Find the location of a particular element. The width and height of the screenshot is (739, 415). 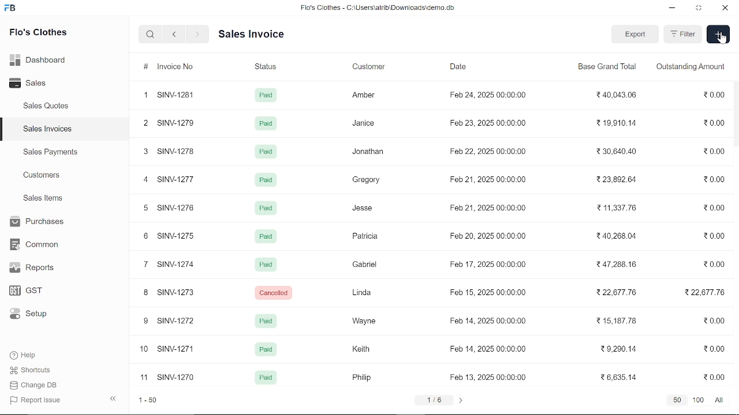

Flo's Clothes - G:AUserslatribiDownloadsidemo.do is located at coordinates (376, 7).